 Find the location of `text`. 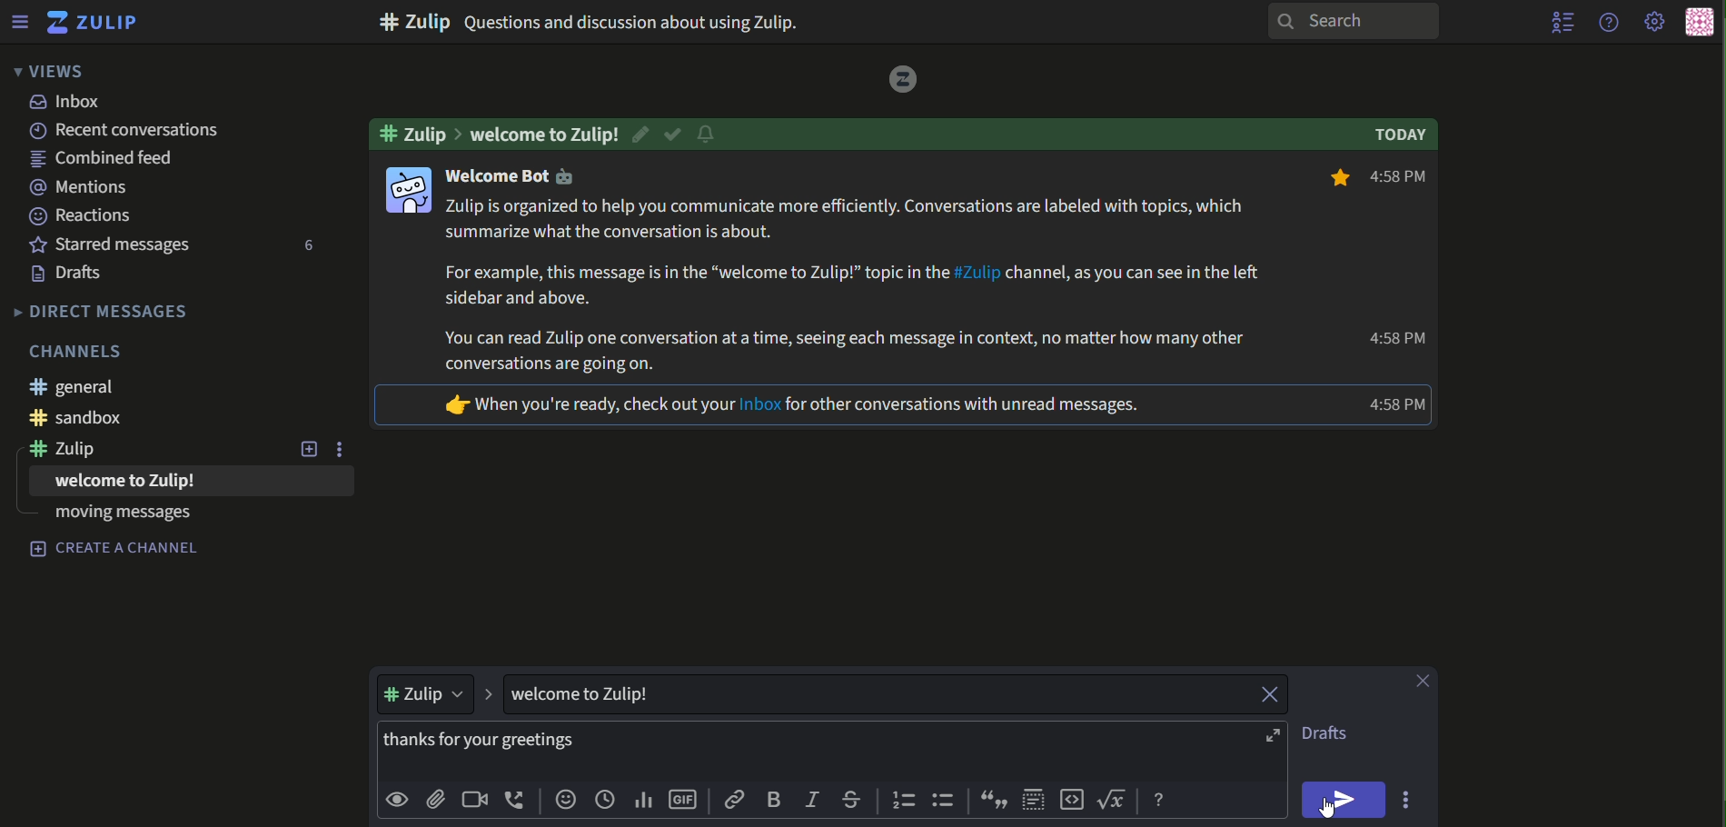

text is located at coordinates (74, 452).